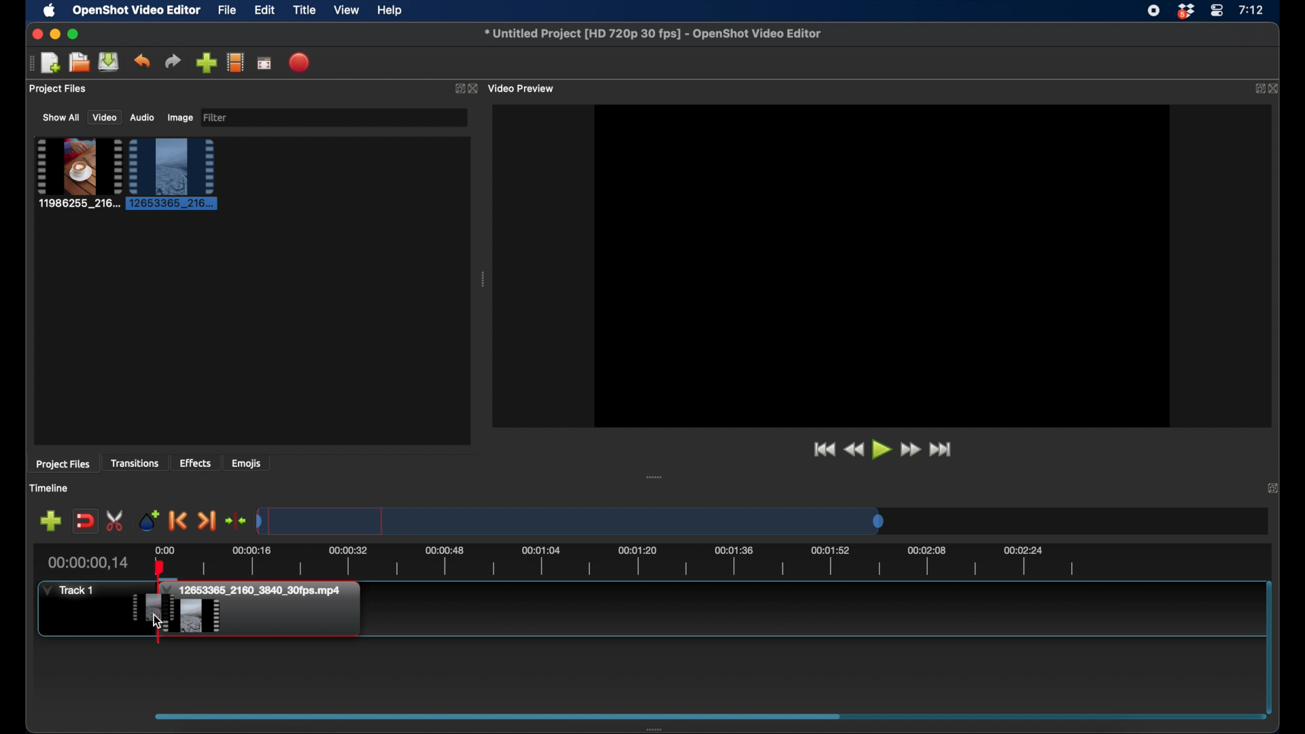  I want to click on choose profile, so click(236, 62).